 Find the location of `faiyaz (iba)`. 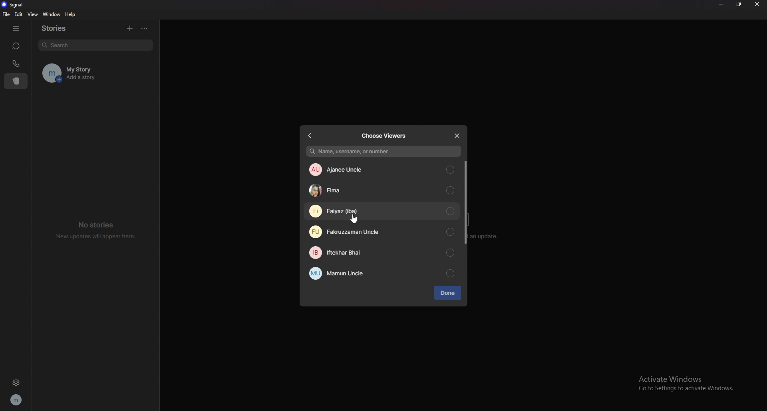

faiyaz (iba) is located at coordinates (382, 211).